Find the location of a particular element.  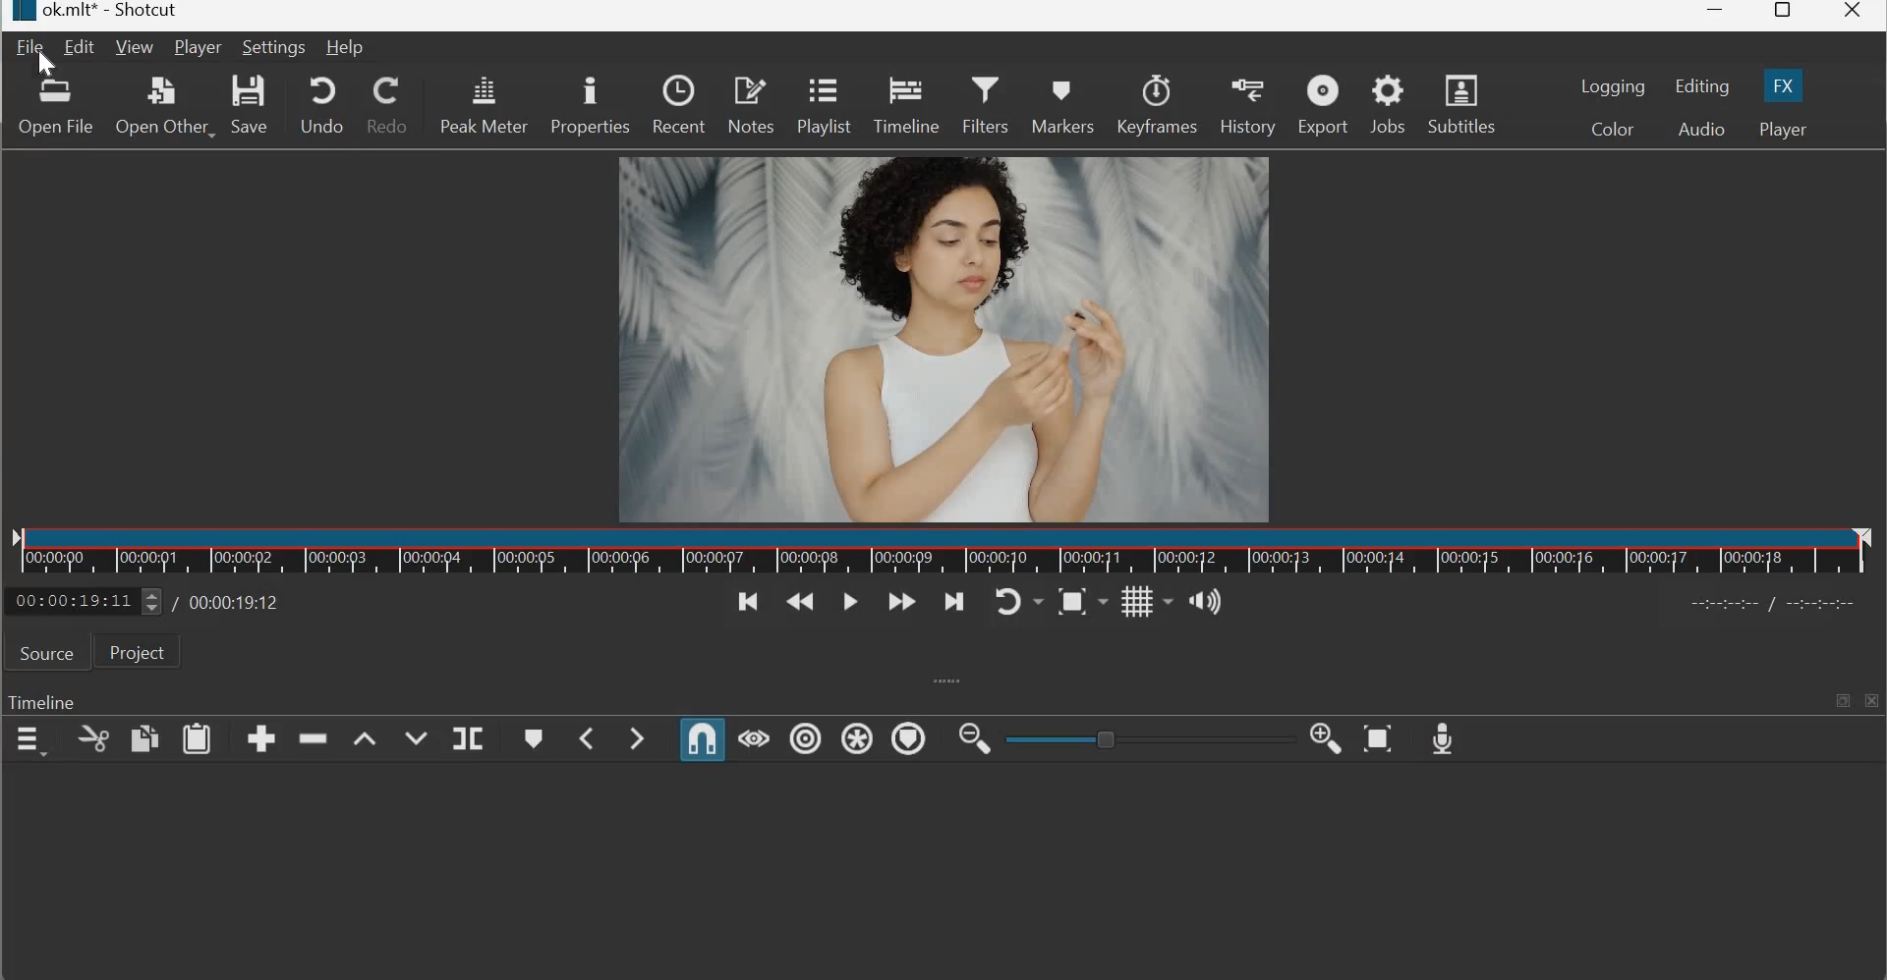

Timeline is located at coordinates (908, 103).